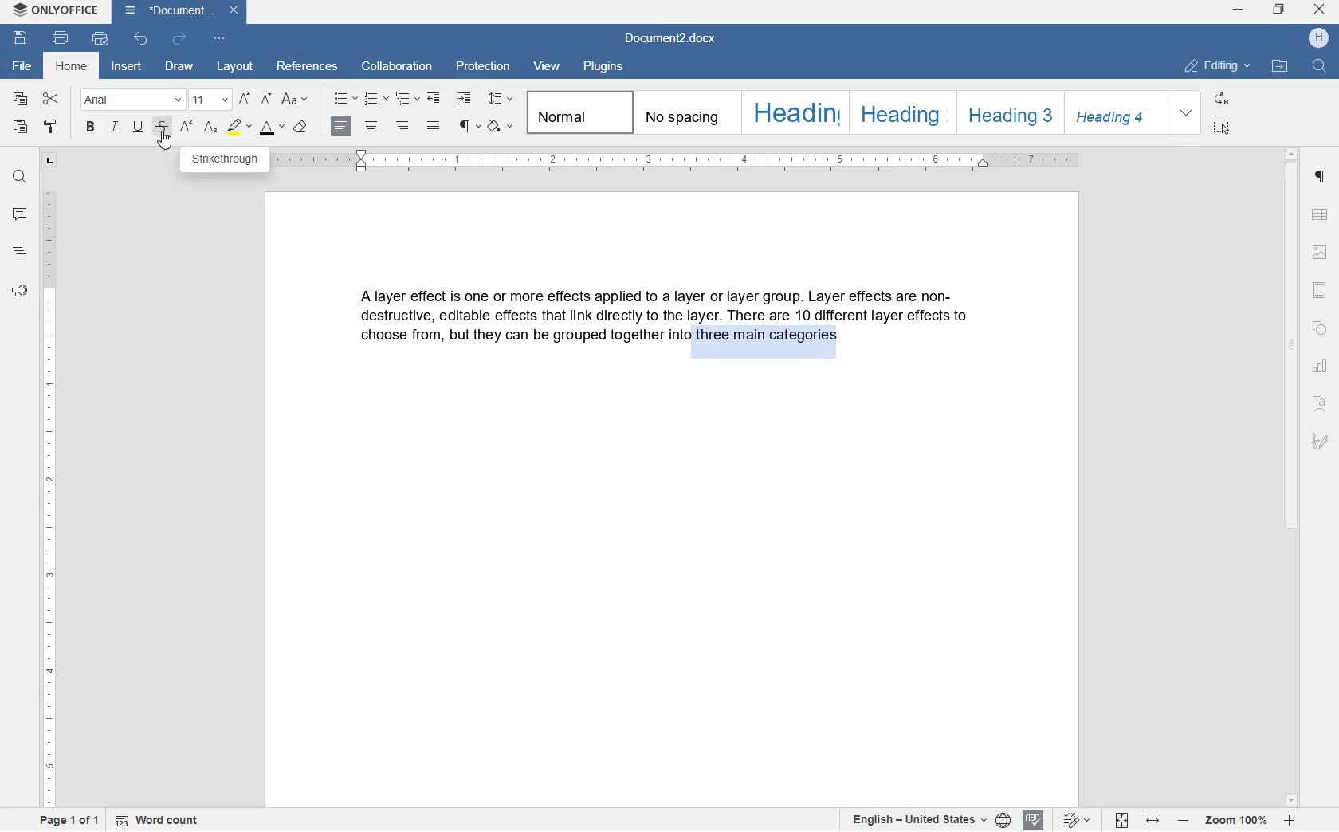  I want to click on customize quick access toolbar, so click(221, 41).